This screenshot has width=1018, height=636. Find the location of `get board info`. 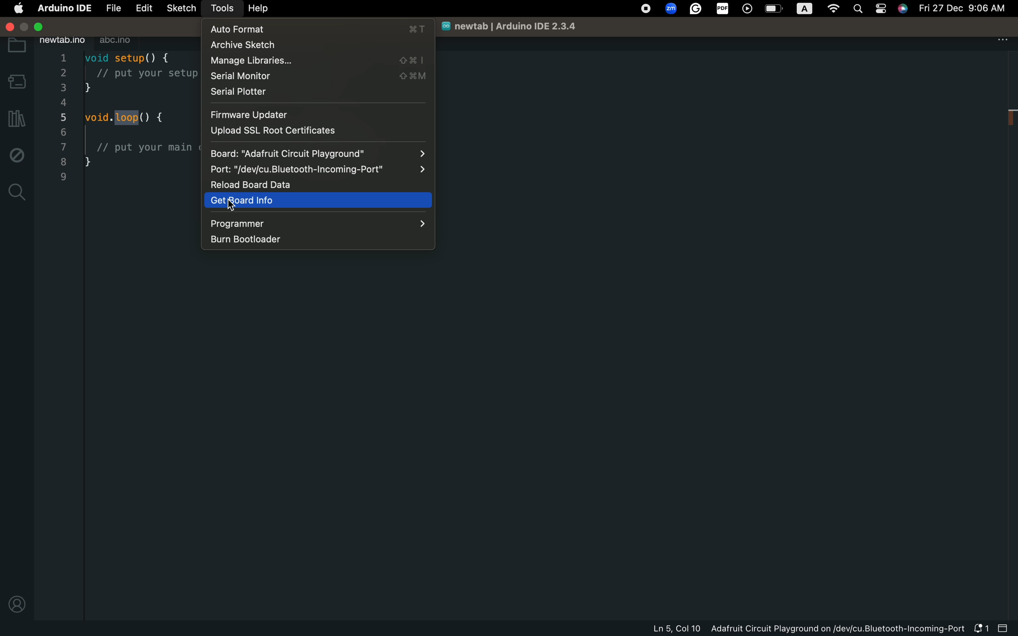

get board info is located at coordinates (318, 201).